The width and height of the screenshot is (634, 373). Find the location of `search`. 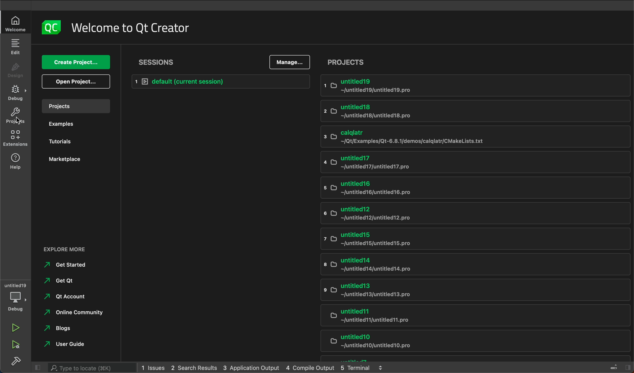

search is located at coordinates (87, 368).